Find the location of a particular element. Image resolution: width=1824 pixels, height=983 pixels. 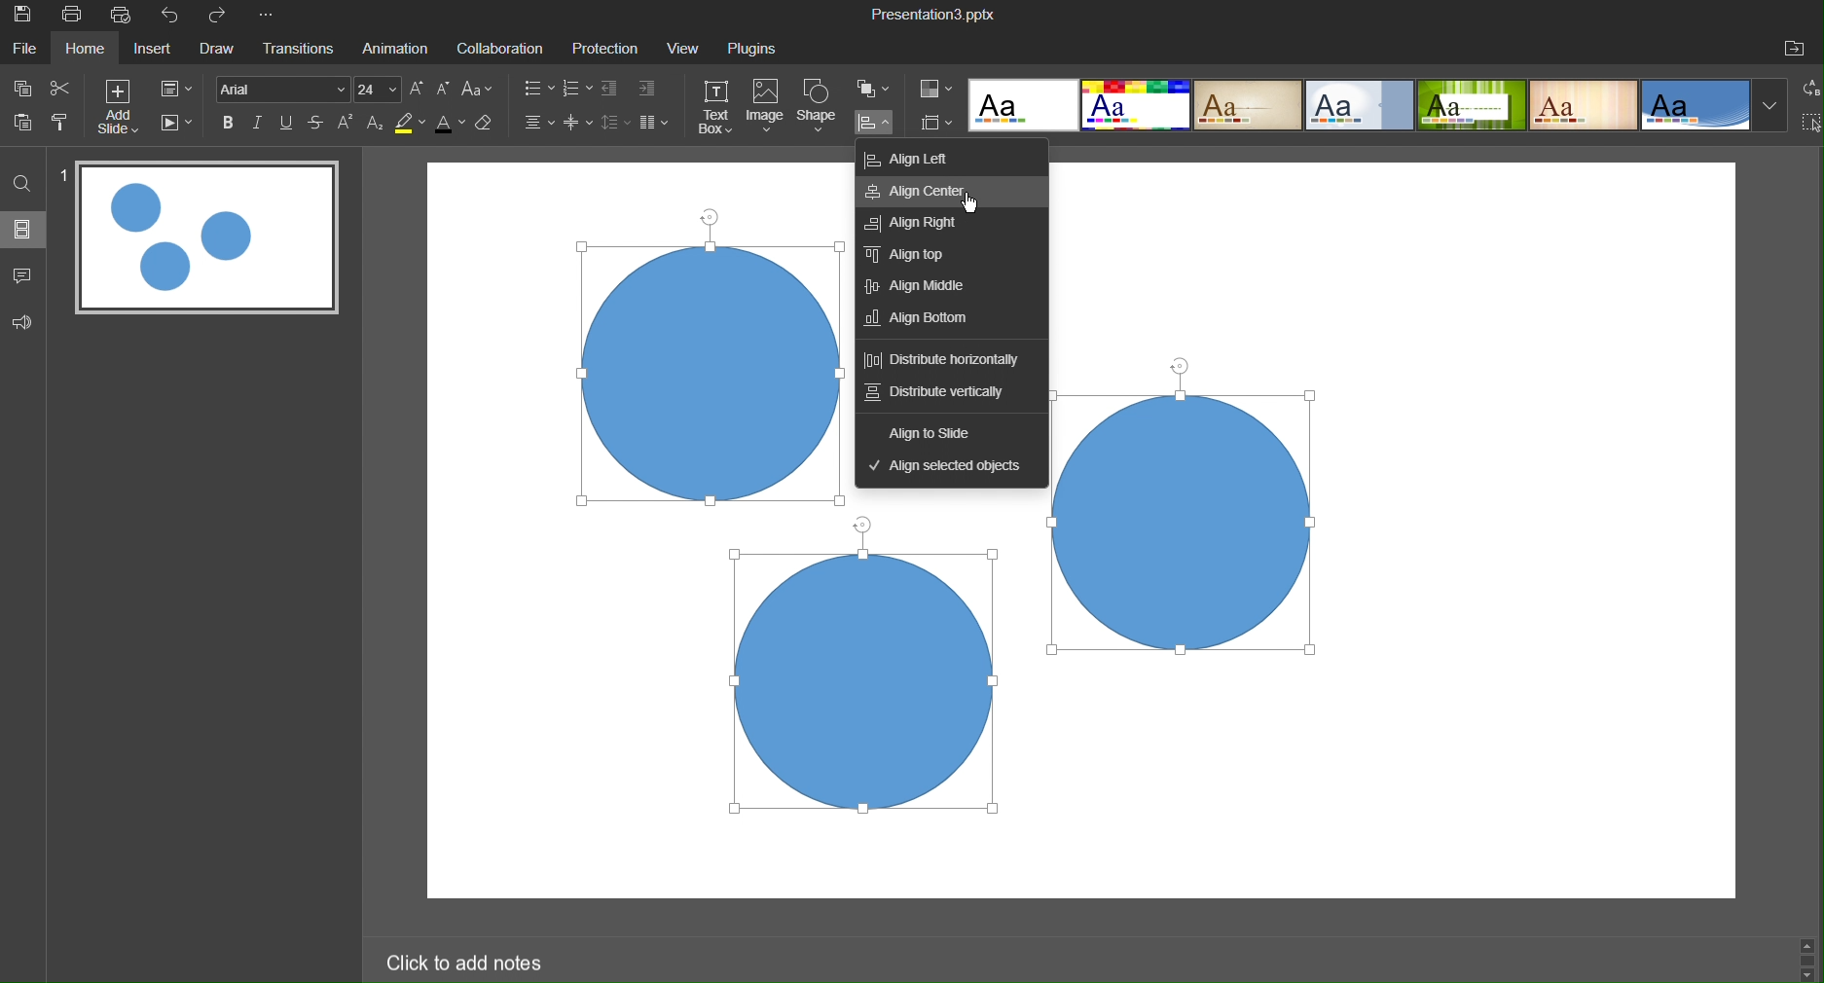

Slide Settings is located at coordinates (183, 91).